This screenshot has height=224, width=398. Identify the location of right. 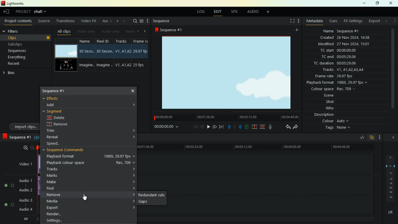
(146, 31).